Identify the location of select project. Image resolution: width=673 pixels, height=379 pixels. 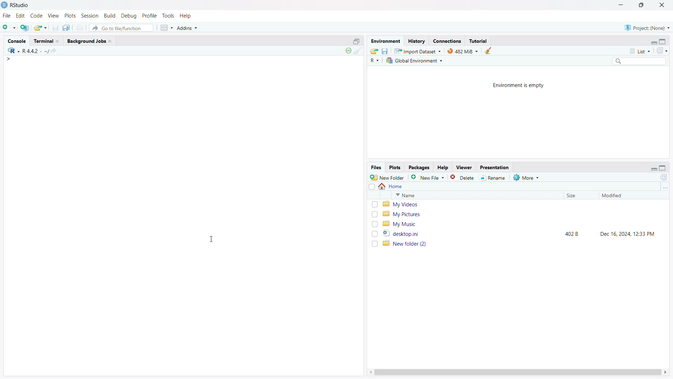
(647, 28).